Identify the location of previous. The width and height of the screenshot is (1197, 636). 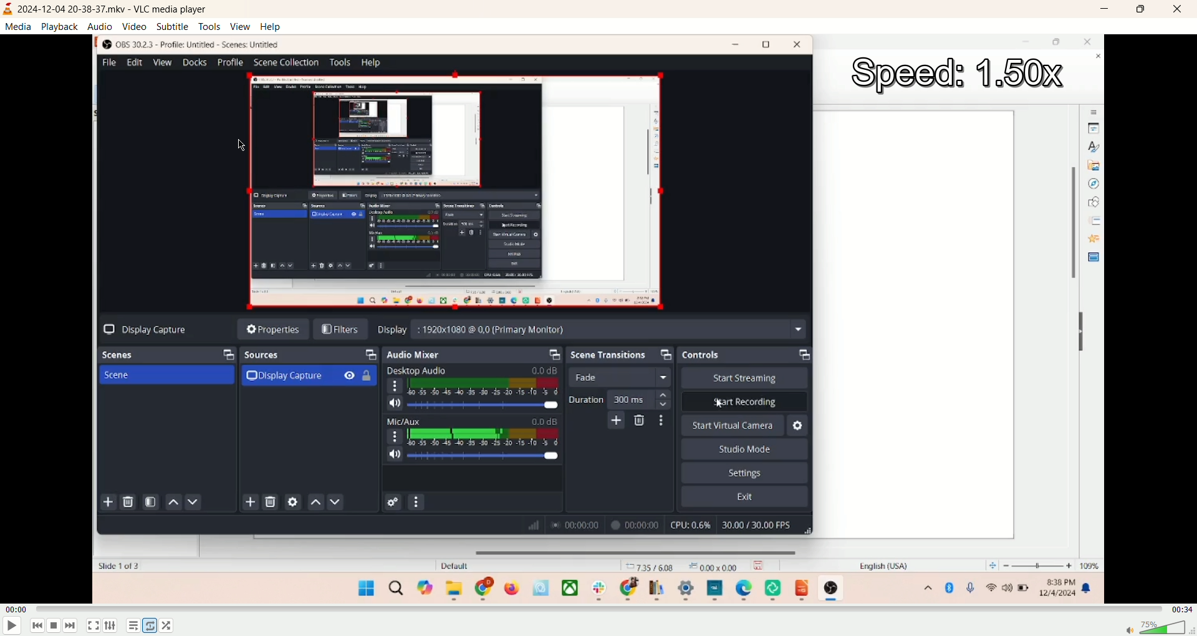
(37, 629).